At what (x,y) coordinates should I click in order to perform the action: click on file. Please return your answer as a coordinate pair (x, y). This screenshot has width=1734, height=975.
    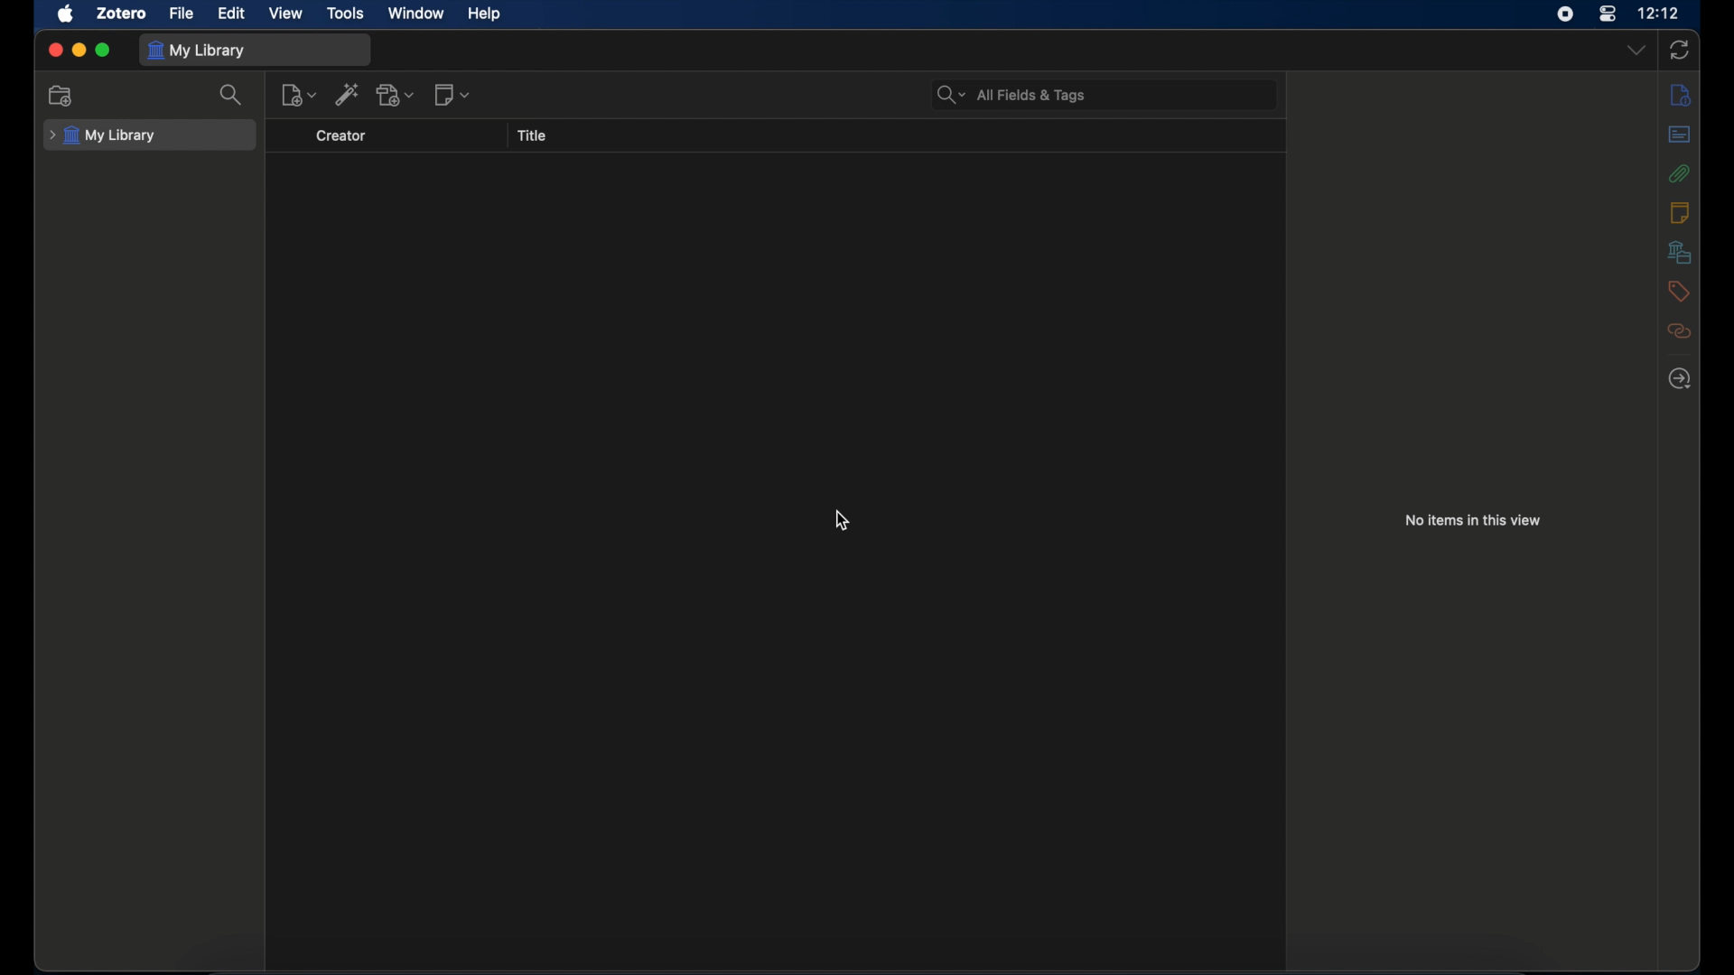
    Looking at the image, I should click on (182, 14).